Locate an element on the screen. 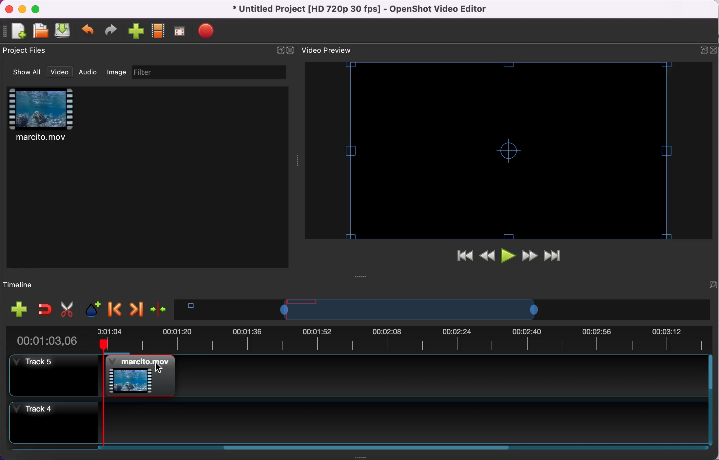 This screenshot has height=460, width=719. Cursor is located at coordinates (159, 369).